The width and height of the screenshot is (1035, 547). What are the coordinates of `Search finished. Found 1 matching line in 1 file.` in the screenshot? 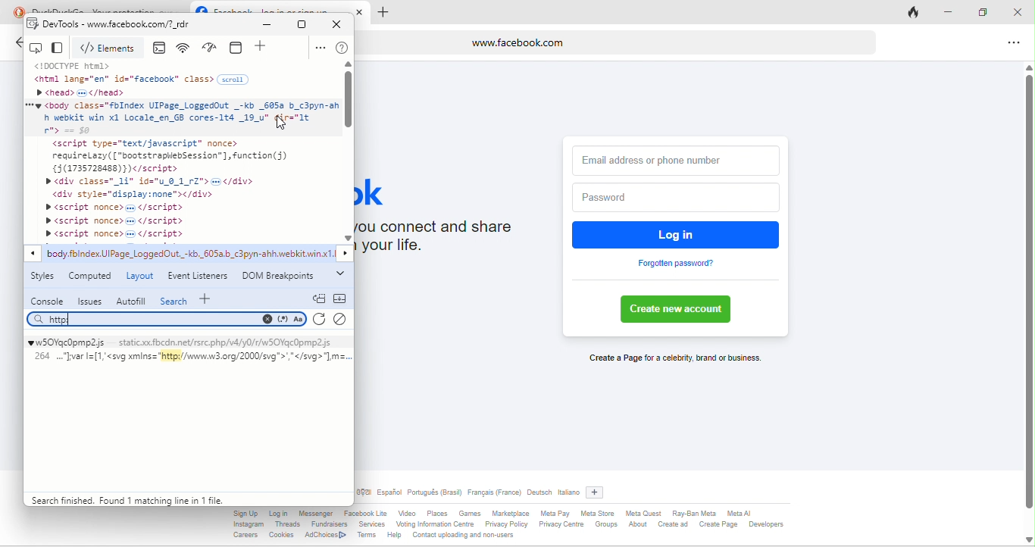 It's located at (124, 499).